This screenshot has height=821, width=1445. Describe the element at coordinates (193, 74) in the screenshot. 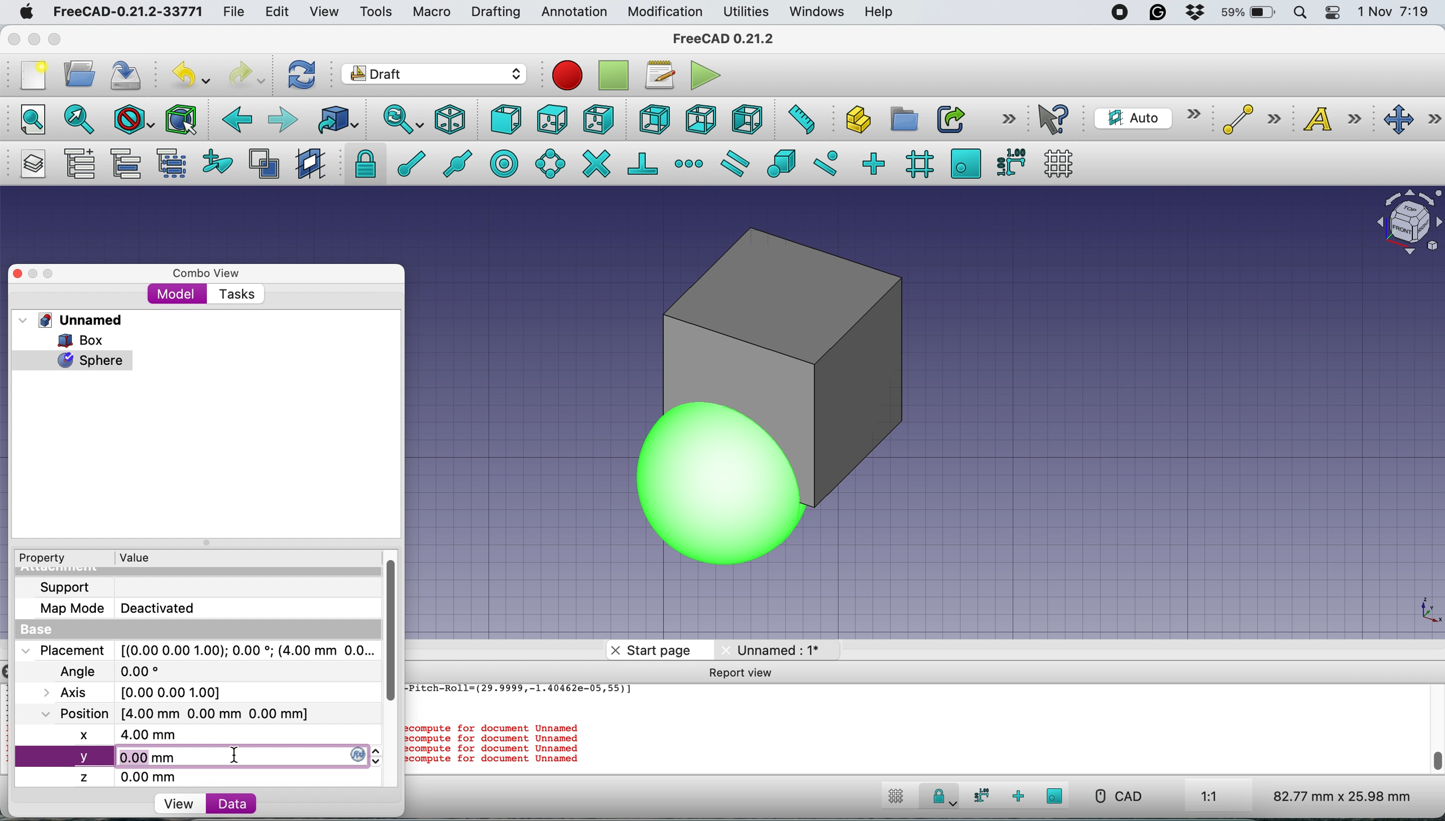

I see `undo` at that location.